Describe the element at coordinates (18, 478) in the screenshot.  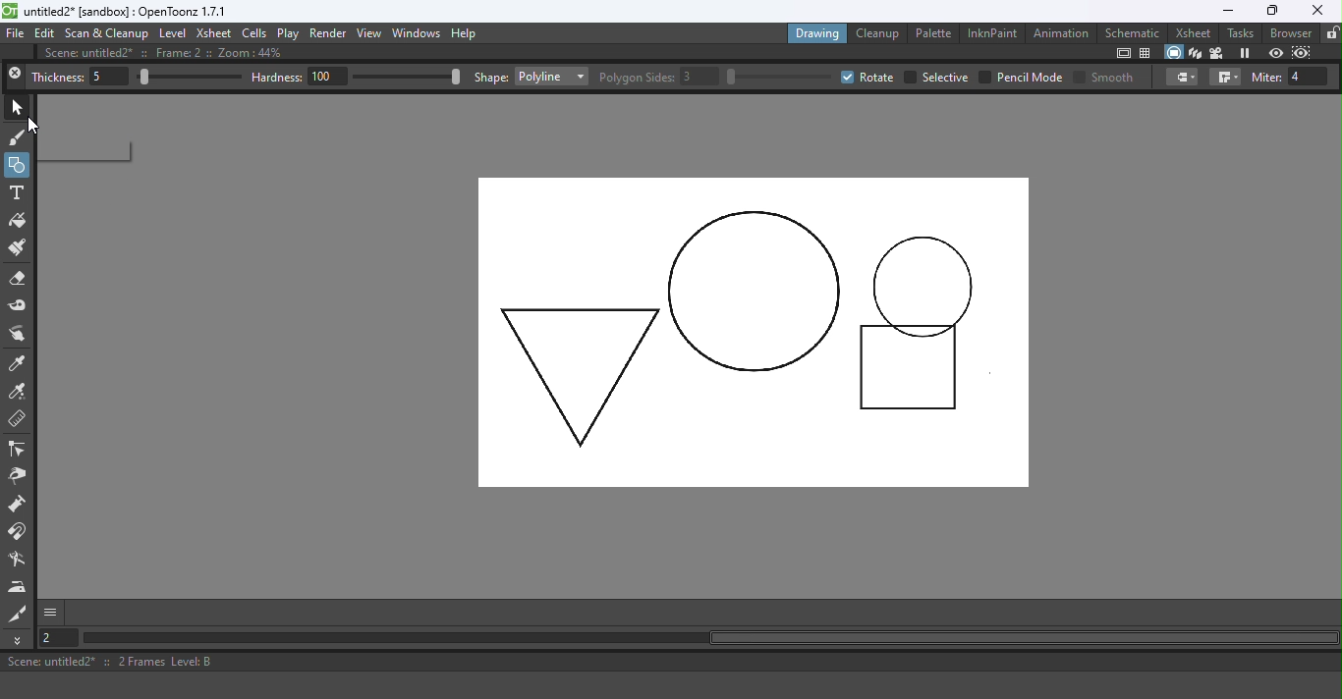
I see `Pinch tool` at that location.